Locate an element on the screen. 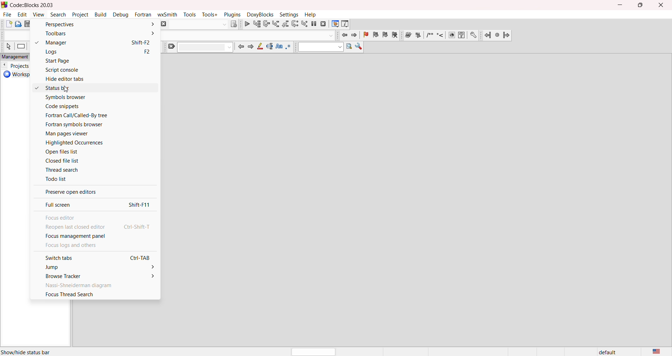  toolbars is located at coordinates (93, 34).